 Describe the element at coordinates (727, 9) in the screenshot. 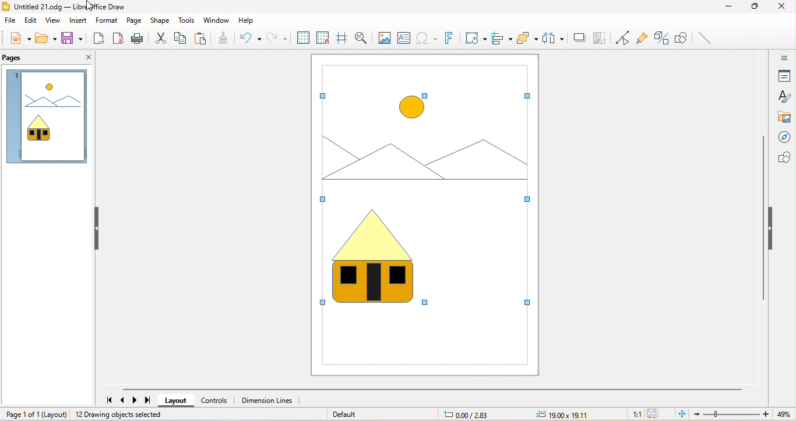

I see `minimize` at that location.